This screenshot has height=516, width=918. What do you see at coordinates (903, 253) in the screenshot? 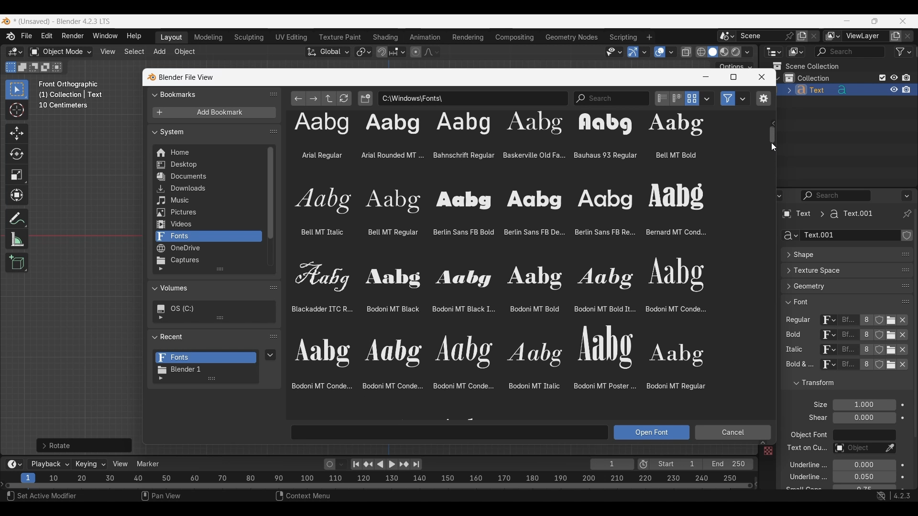
I see `Eyedropper data-block` at bounding box center [903, 253].